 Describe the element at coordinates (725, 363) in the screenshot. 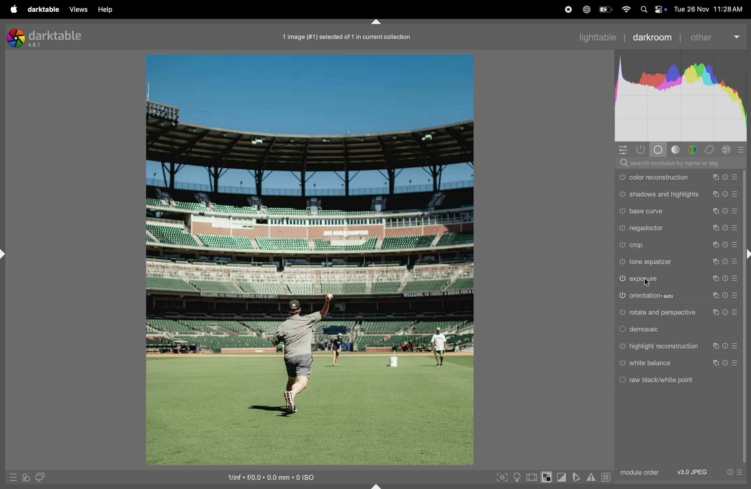

I see `reset presets` at that location.